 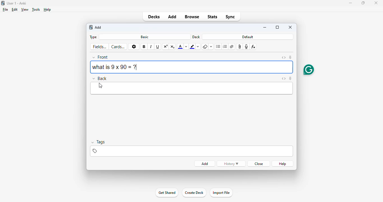 What do you see at coordinates (93, 37) in the screenshot?
I see `type` at bounding box center [93, 37].